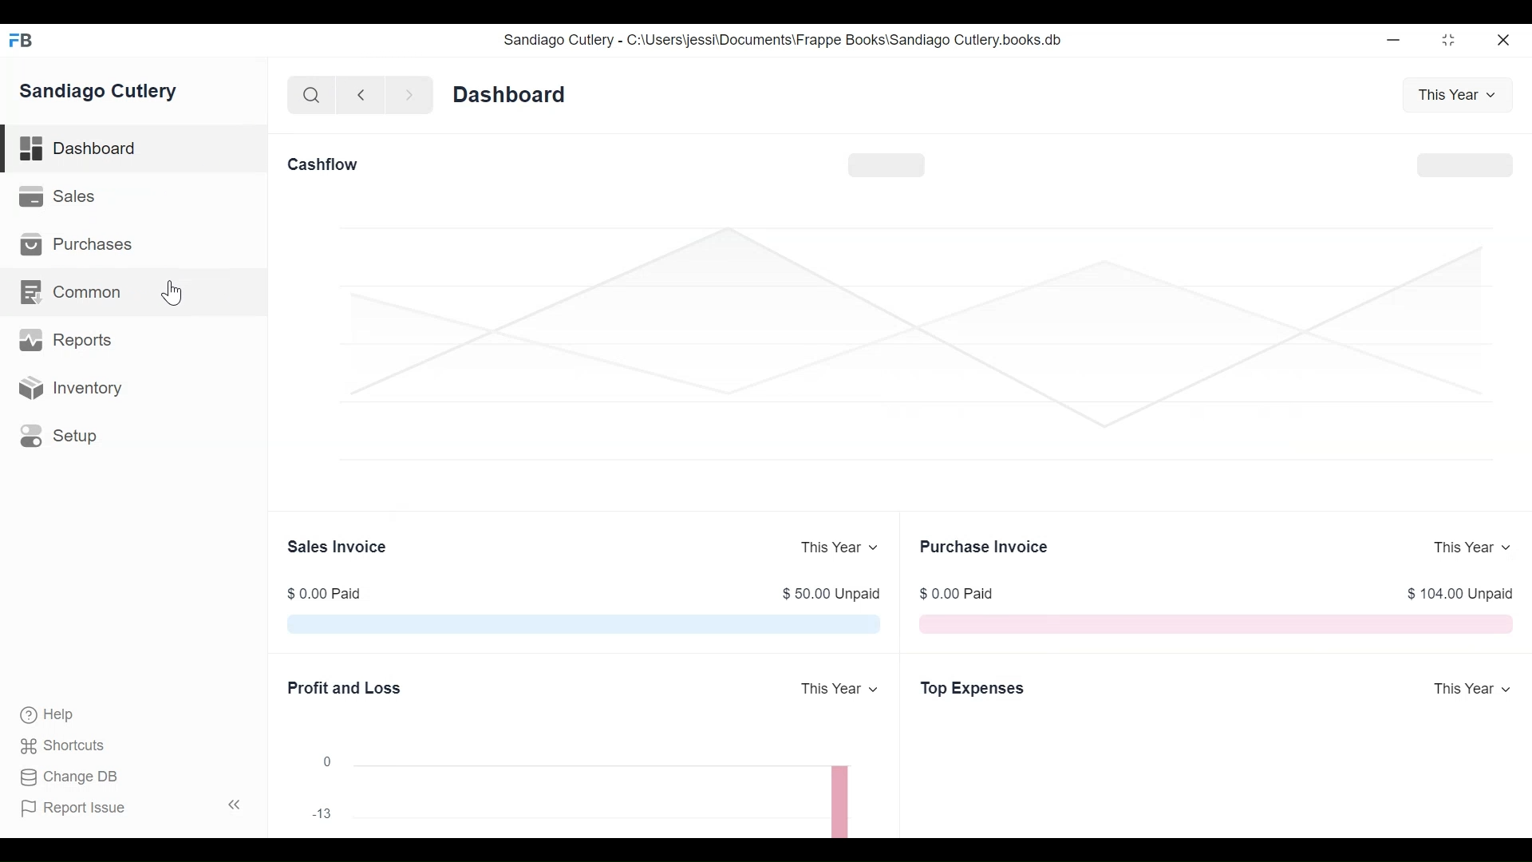 Image resolution: width=1532 pixels, height=862 pixels. Describe the element at coordinates (1471, 690) in the screenshot. I see `This Year` at that location.